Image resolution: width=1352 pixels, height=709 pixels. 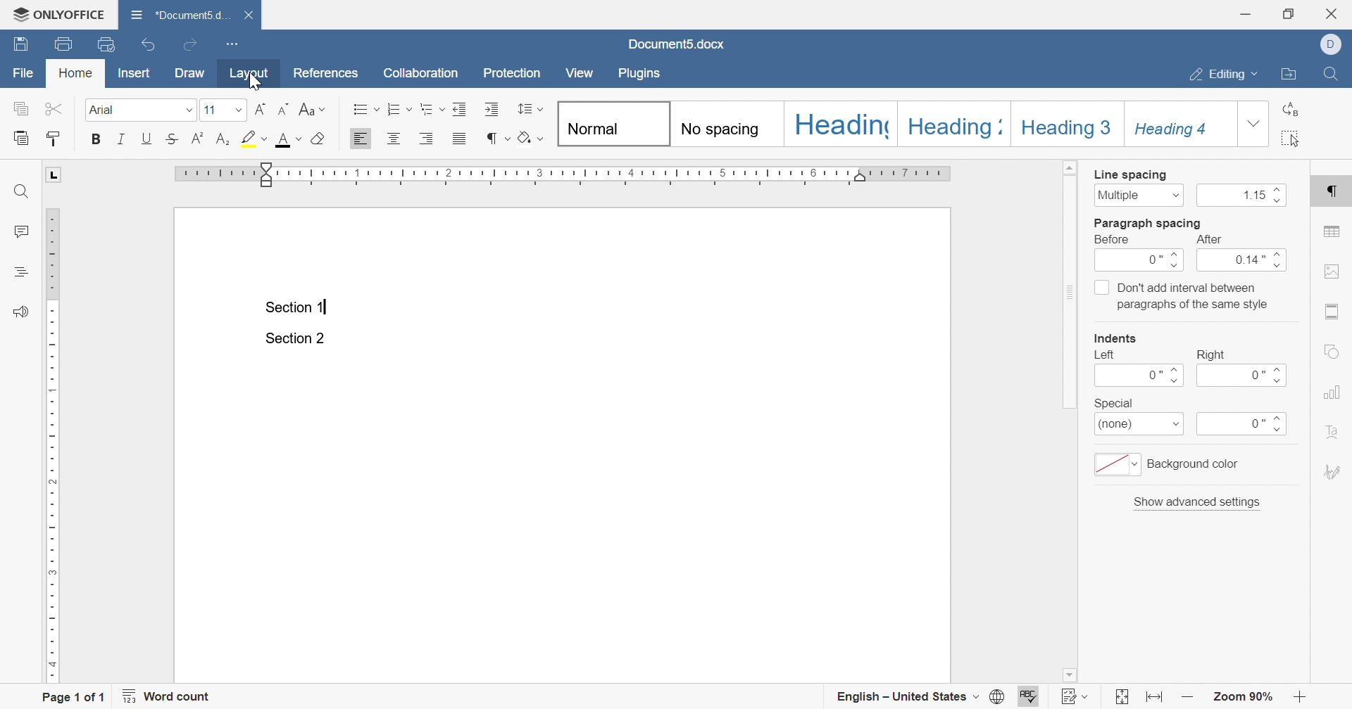 I want to click on print, so click(x=67, y=44).